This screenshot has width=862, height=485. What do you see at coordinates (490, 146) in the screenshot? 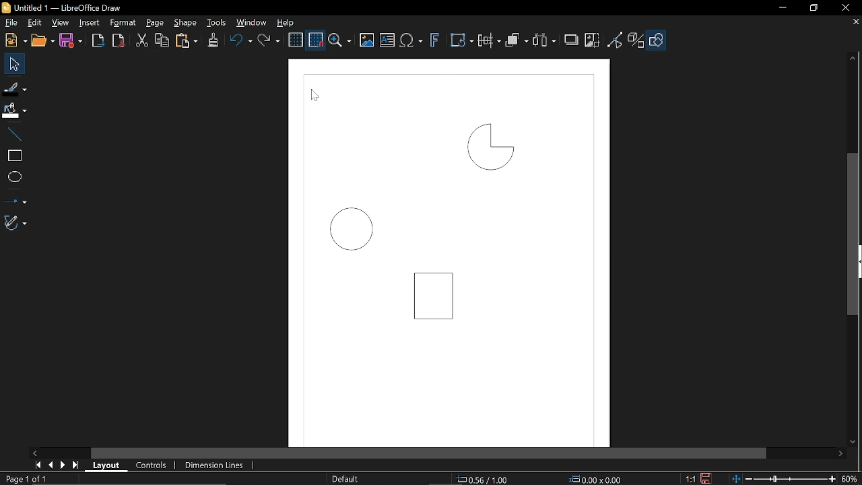
I see `Quarter circle` at bounding box center [490, 146].